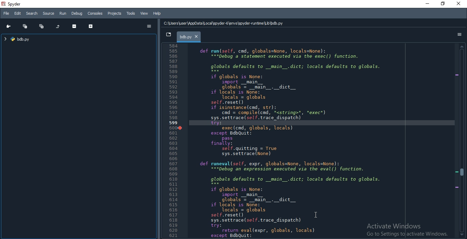 This screenshot has height=239, width=467. What do you see at coordinates (223, 23) in the screenshot?
I see `C:\Users\user\AppData Local \spyder-6\envs\spyder-runtime\Lib\bdb.py` at bounding box center [223, 23].